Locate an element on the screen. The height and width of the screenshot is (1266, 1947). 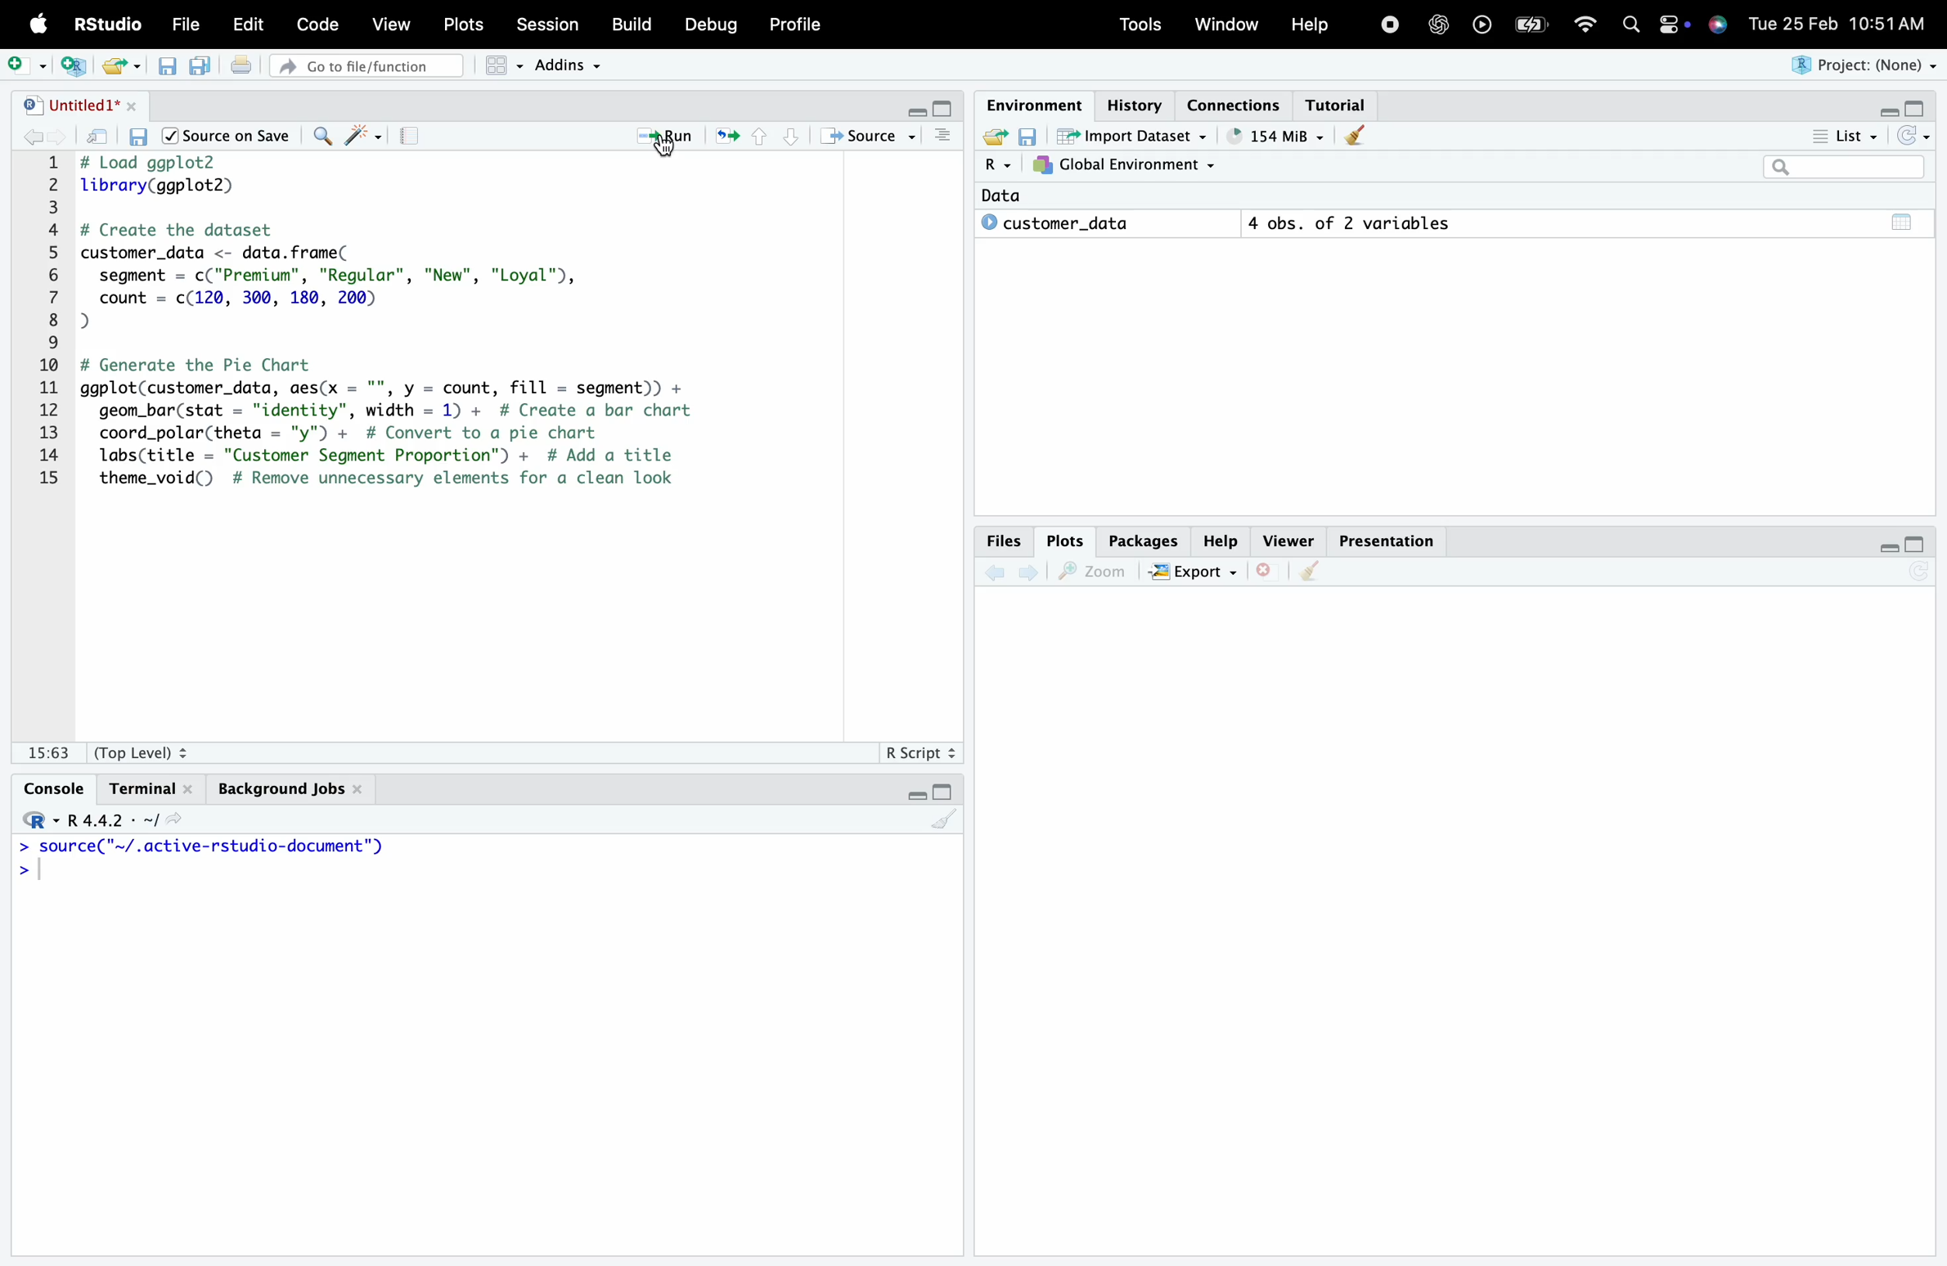
export file is located at coordinates (127, 66).